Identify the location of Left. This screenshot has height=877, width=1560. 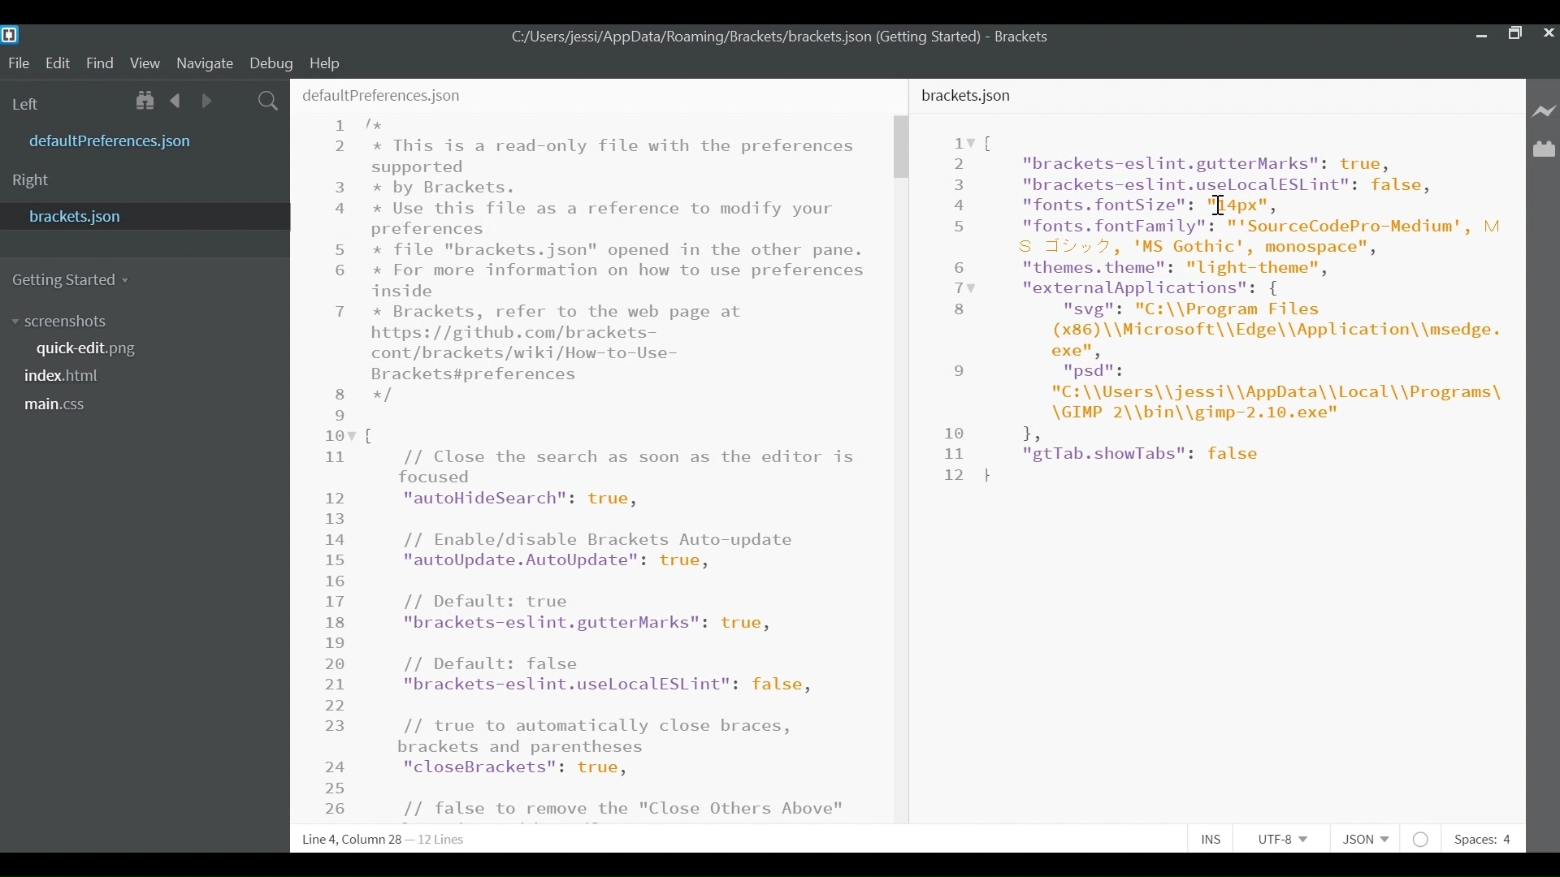
(31, 103).